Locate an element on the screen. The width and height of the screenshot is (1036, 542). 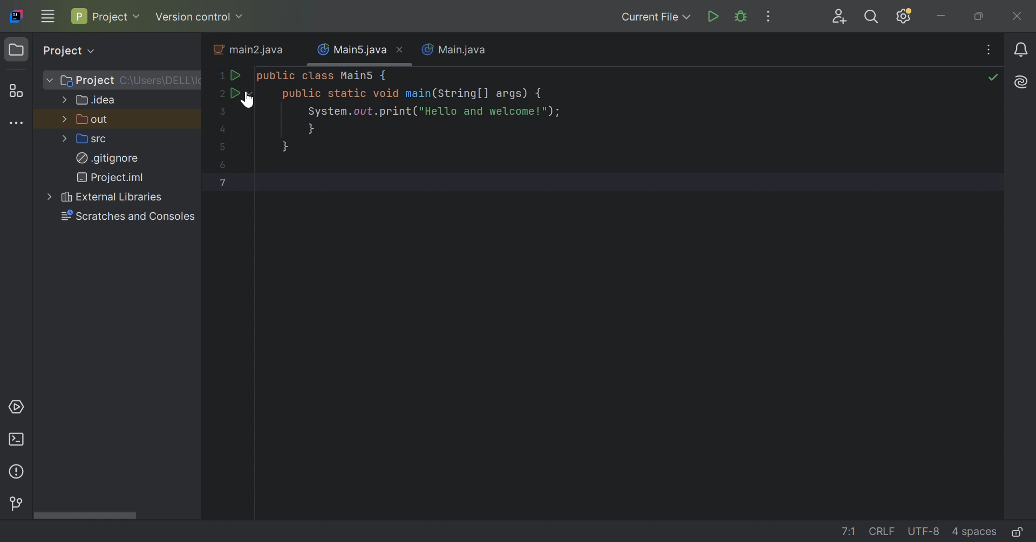
System.out.print("Hello and welcome!"); is located at coordinates (434, 112).